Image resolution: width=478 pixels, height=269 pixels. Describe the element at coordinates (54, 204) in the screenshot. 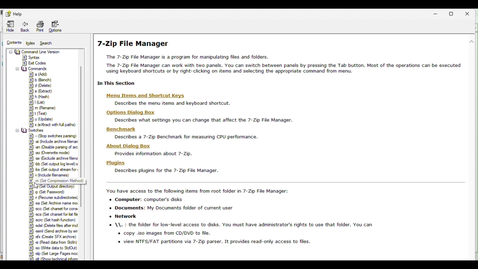

I see `set archive name` at that location.